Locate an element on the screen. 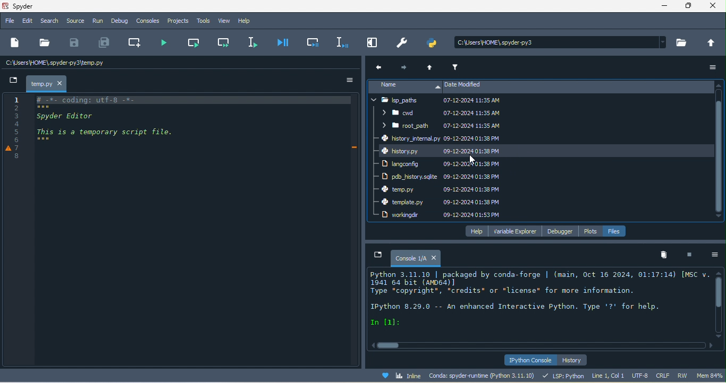 This screenshot has width=726, height=383. text is located at coordinates (115, 143).